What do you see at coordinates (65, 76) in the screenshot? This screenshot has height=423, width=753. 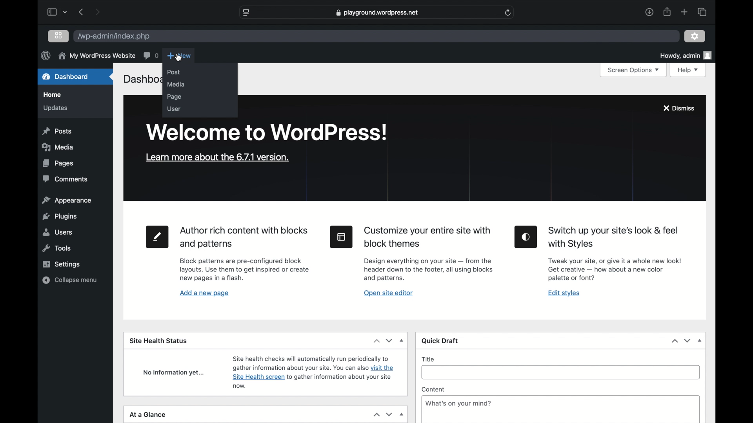 I see `dashboard` at bounding box center [65, 76].